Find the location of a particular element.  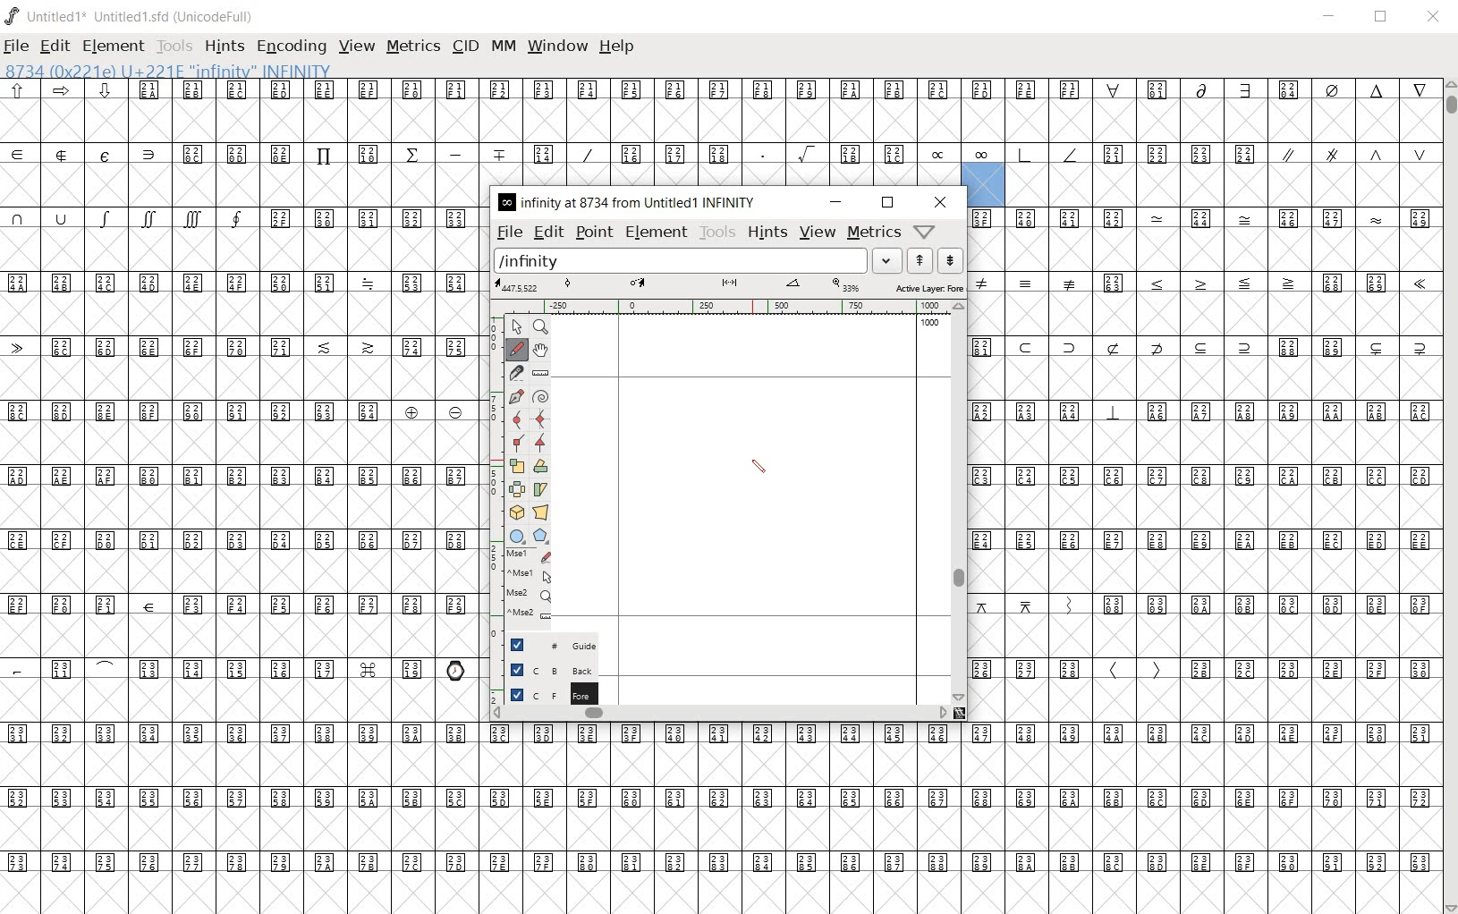

empty glyph slot is located at coordinates (1204, 636).